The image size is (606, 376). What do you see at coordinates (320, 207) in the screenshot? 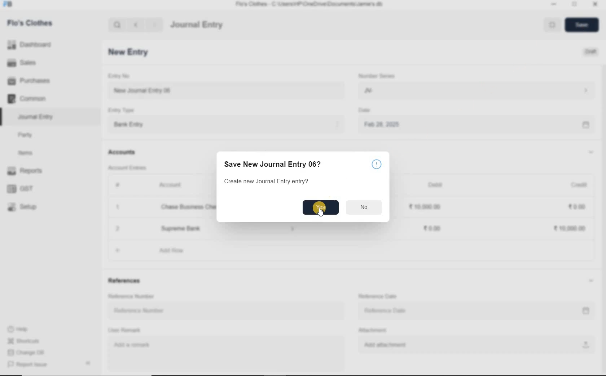
I see `Yes` at bounding box center [320, 207].